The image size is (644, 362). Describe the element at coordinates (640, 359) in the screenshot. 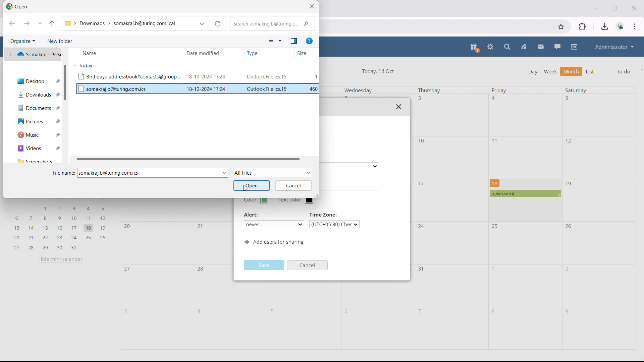

I see `scroll down` at that location.